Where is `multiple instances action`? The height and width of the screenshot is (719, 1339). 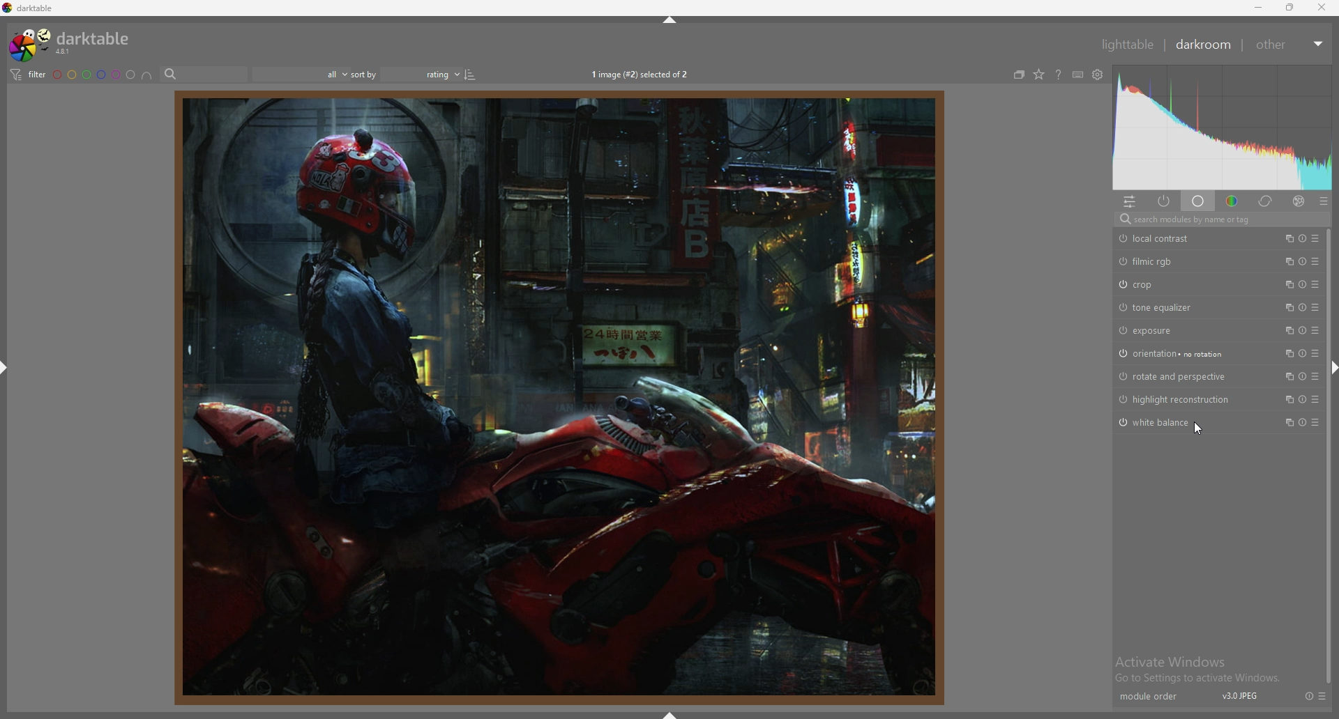
multiple instances action is located at coordinates (1287, 307).